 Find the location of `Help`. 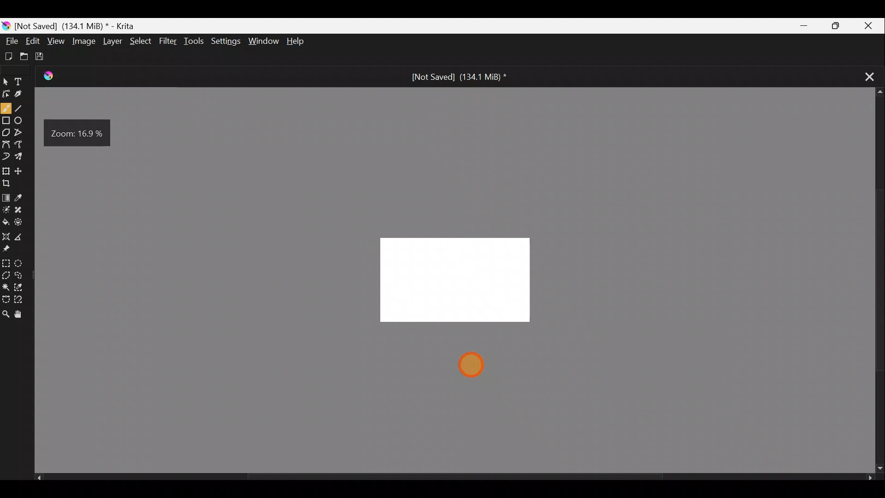

Help is located at coordinates (296, 40).